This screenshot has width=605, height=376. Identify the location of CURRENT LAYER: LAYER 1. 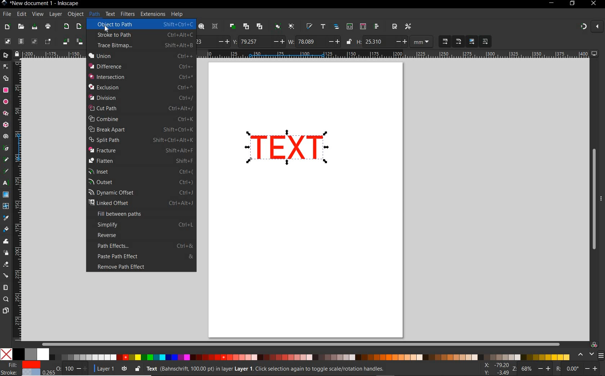
(105, 370).